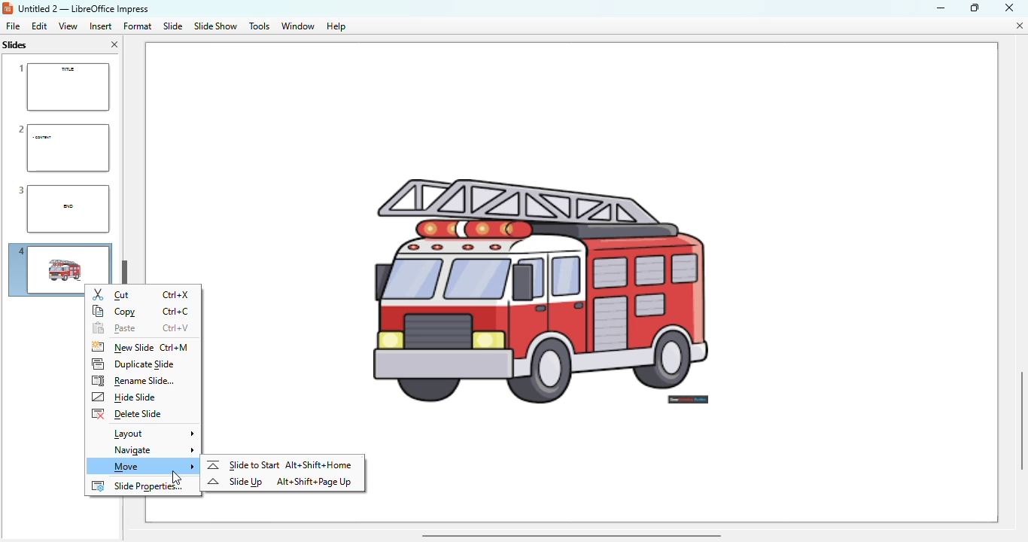 The width and height of the screenshot is (1028, 542). I want to click on vertical scroll bar, so click(1017, 419).